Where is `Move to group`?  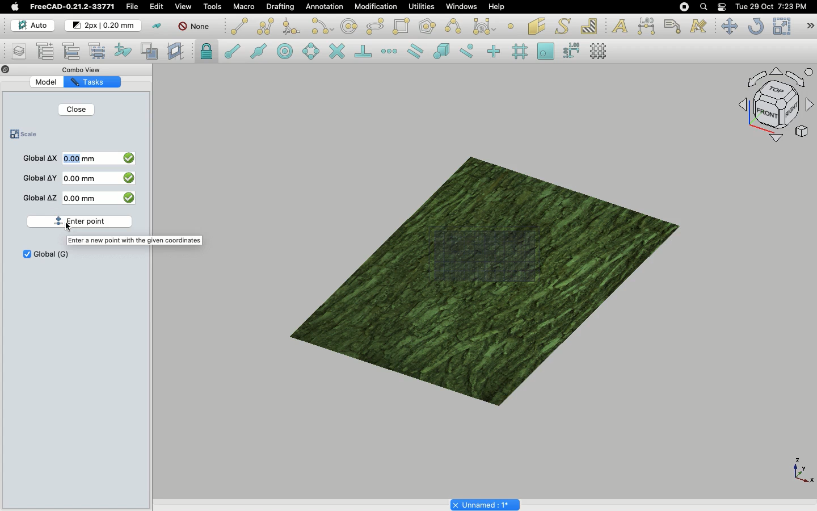 Move to group is located at coordinates (72, 51).